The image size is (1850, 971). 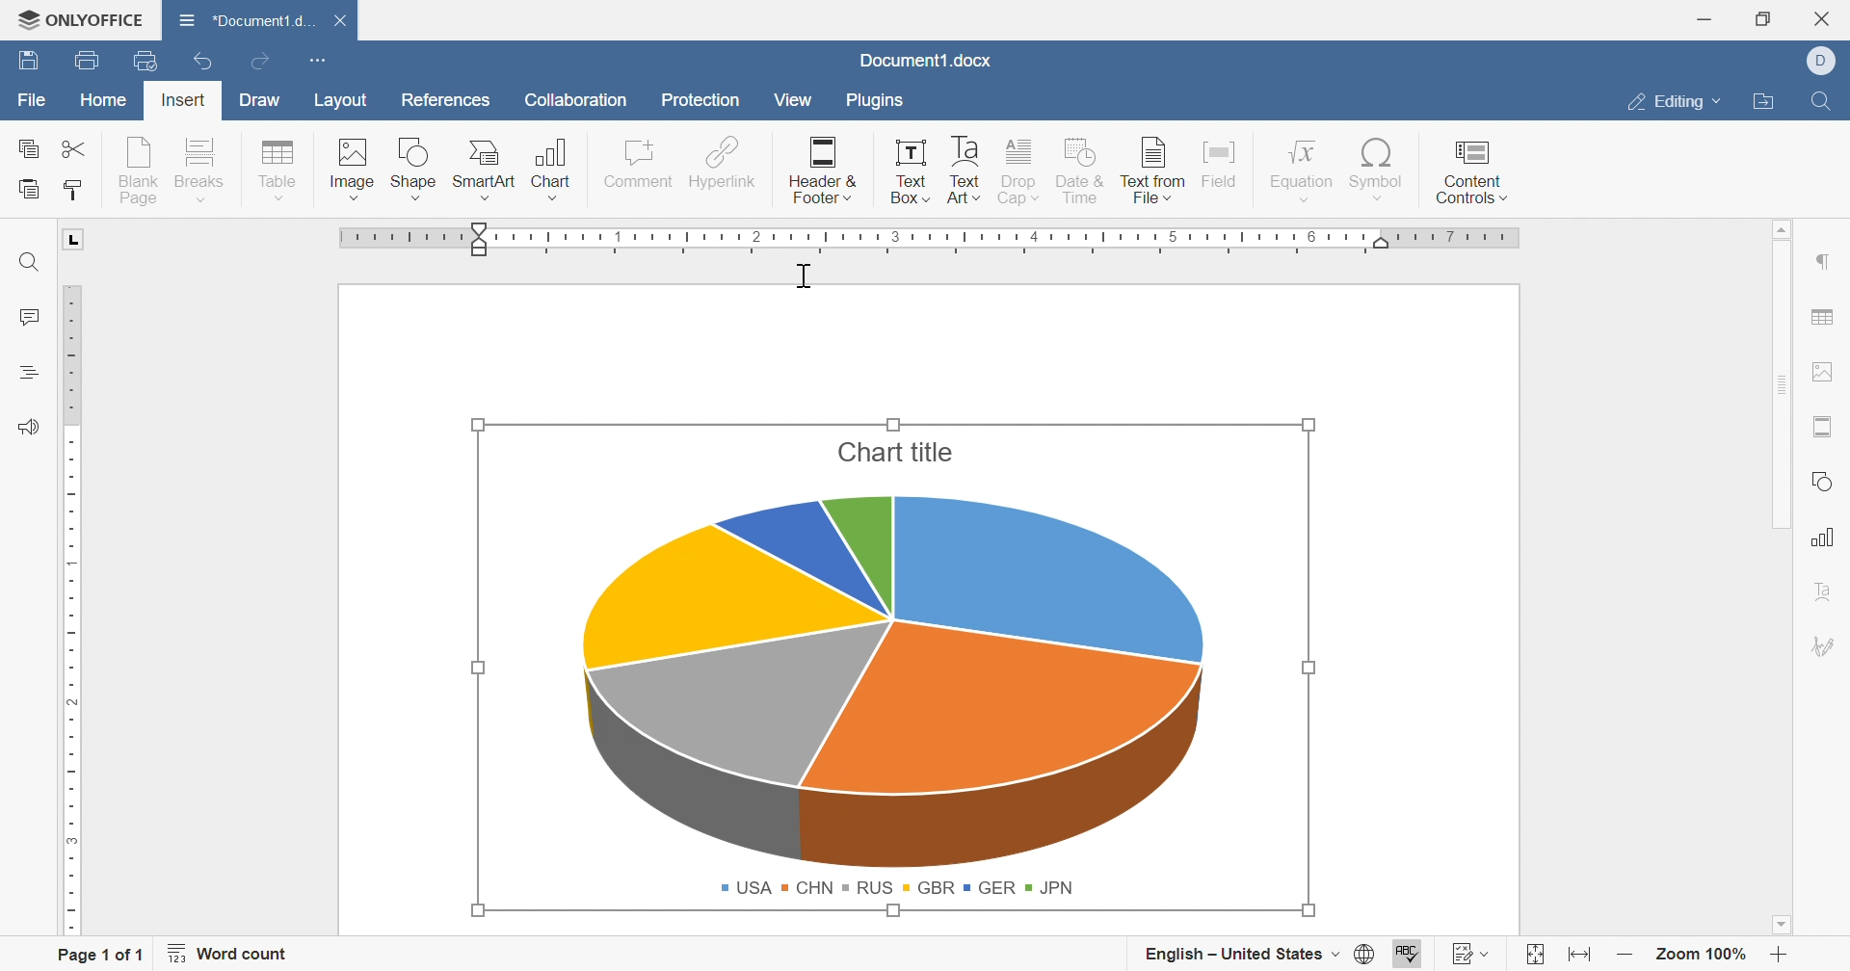 I want to click on Scroll Bar, so click(x=1782, y=385).